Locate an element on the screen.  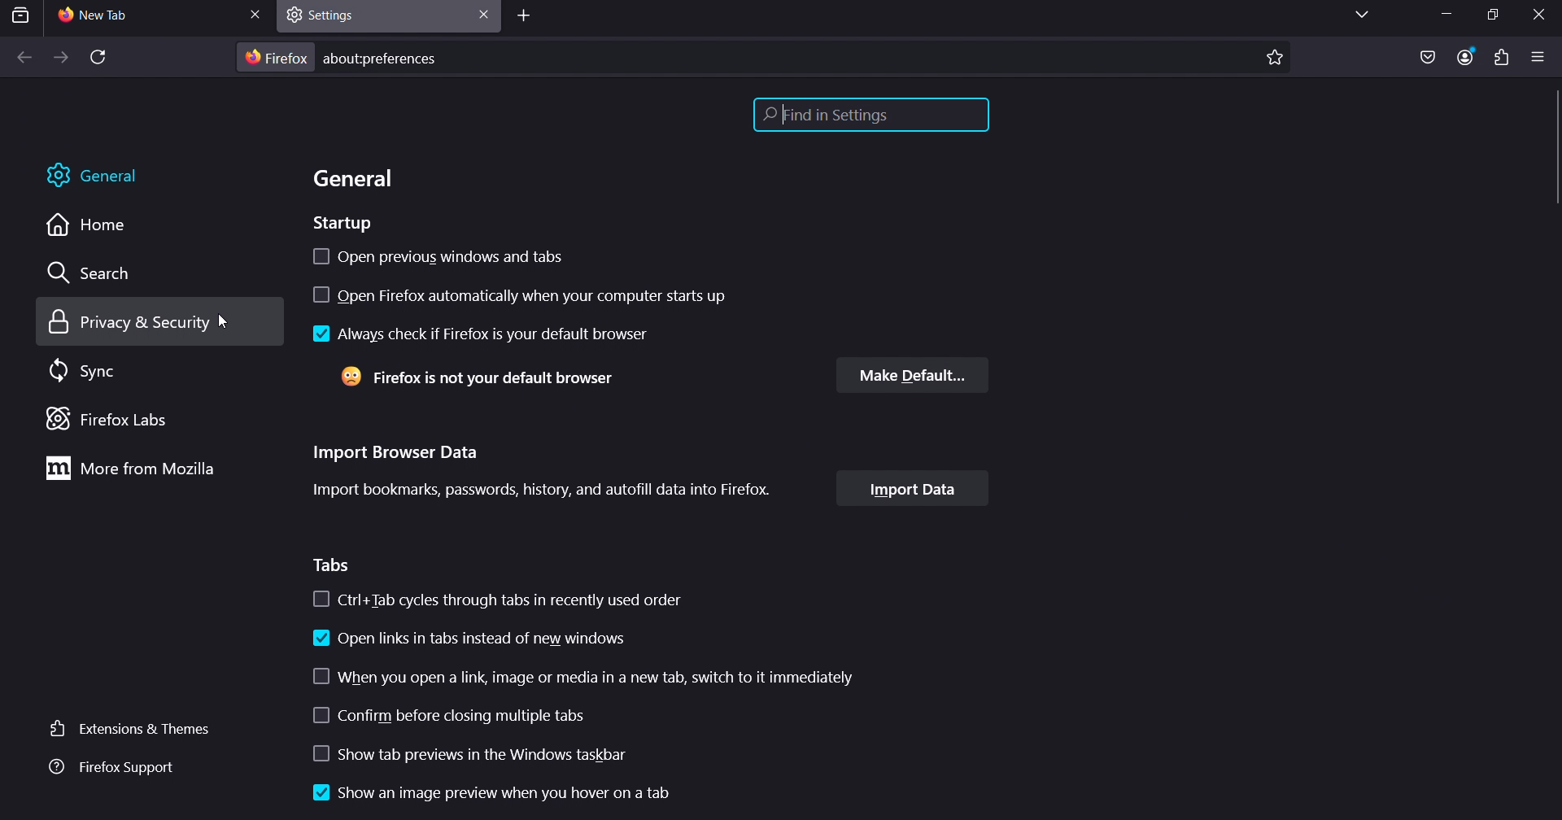
add tab is located at coordinates (526, 19).